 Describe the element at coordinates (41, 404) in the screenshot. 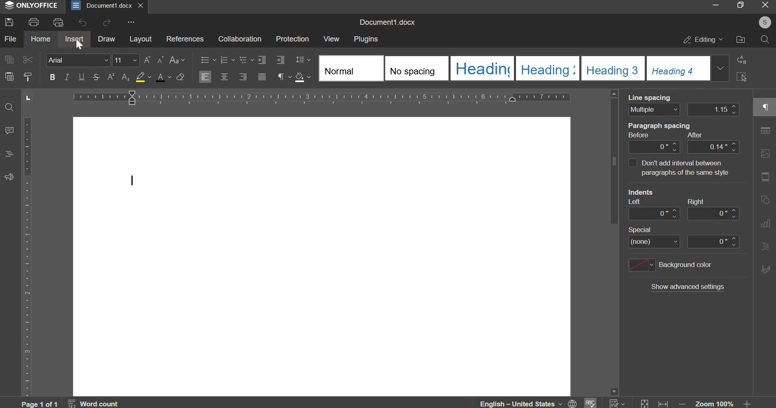

I see `page 1 of 1` at that location.